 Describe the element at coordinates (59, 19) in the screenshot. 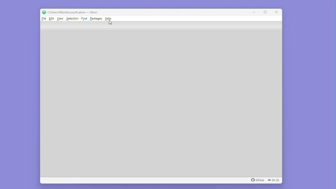

I see `View ` at that location.